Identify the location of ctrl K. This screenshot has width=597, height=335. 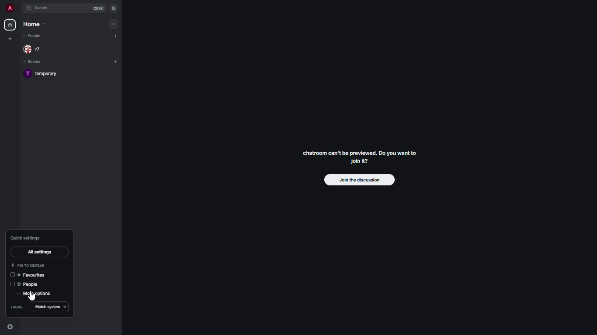
(99, 8).